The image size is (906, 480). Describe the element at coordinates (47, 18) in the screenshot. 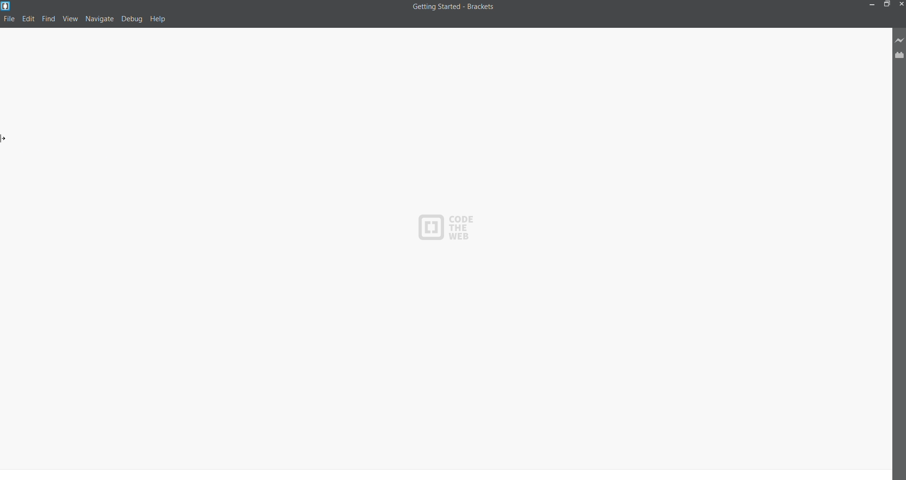

I see `find` at that location.